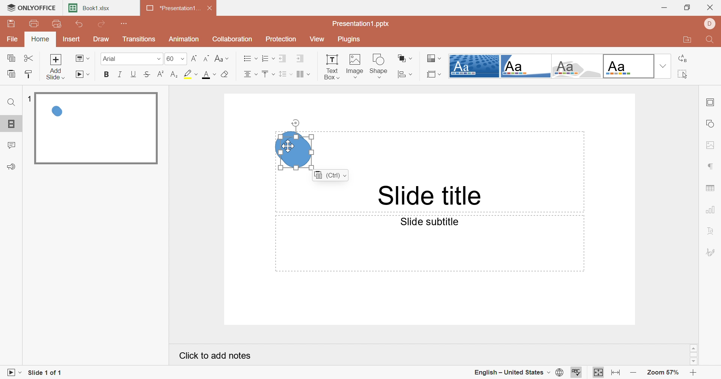 The image size is (721, 379). Describe the element at coordinates (406, 74) in the screenshot. I see `Align shape` at that location.